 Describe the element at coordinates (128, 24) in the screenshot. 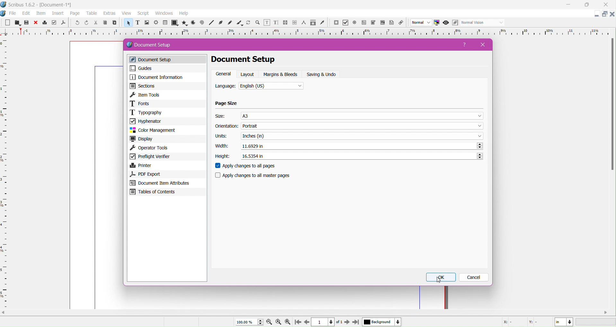

I see `select` at that location.